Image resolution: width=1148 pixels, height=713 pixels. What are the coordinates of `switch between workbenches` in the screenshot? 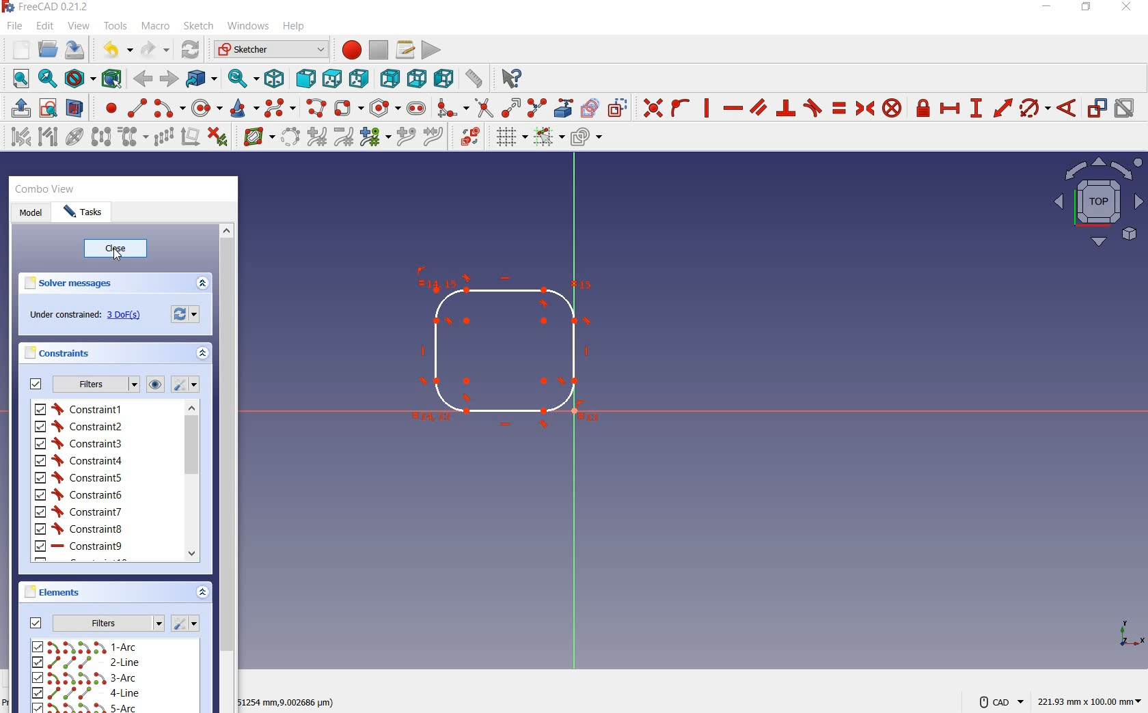 It's located at (269, 49).